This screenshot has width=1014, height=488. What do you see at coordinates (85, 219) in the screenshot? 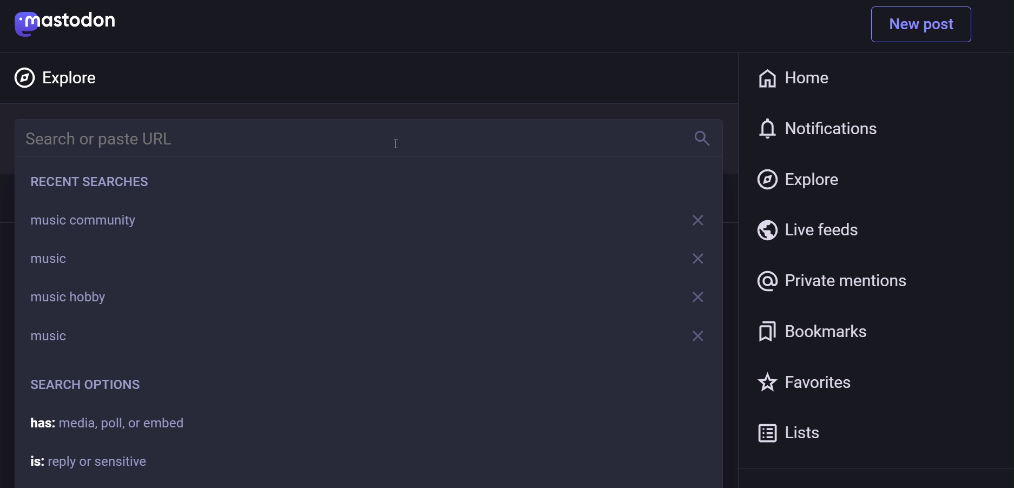
I see `music community` at bounding box center [85, 219].